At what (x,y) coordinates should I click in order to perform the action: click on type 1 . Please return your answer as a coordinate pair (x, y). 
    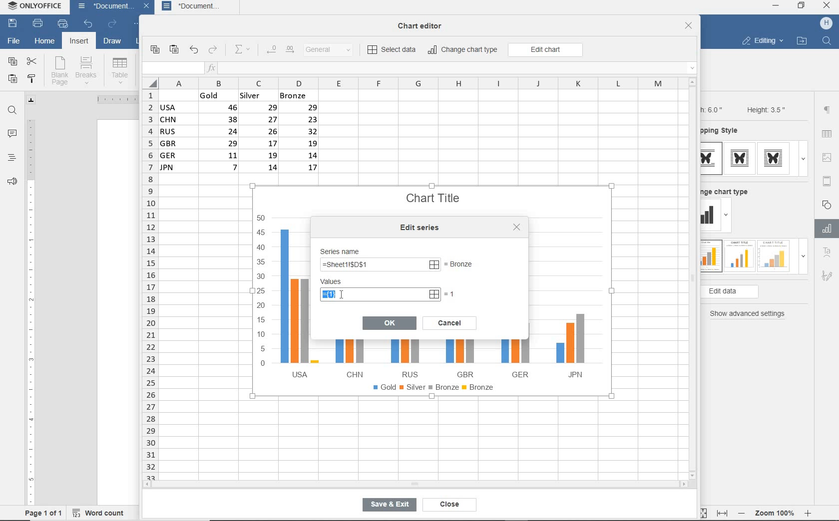
    Looking at the image, I should click on (711, 257).